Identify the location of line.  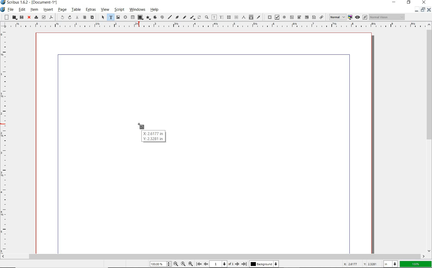
(170, 17).